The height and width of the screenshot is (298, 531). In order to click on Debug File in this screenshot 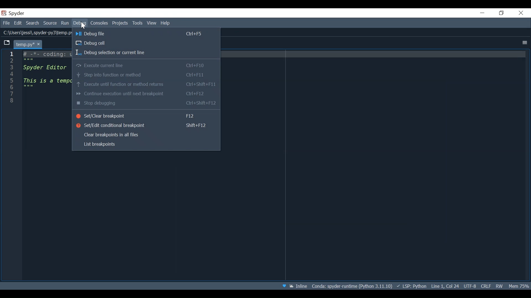, I will do `click(144, 34)`.